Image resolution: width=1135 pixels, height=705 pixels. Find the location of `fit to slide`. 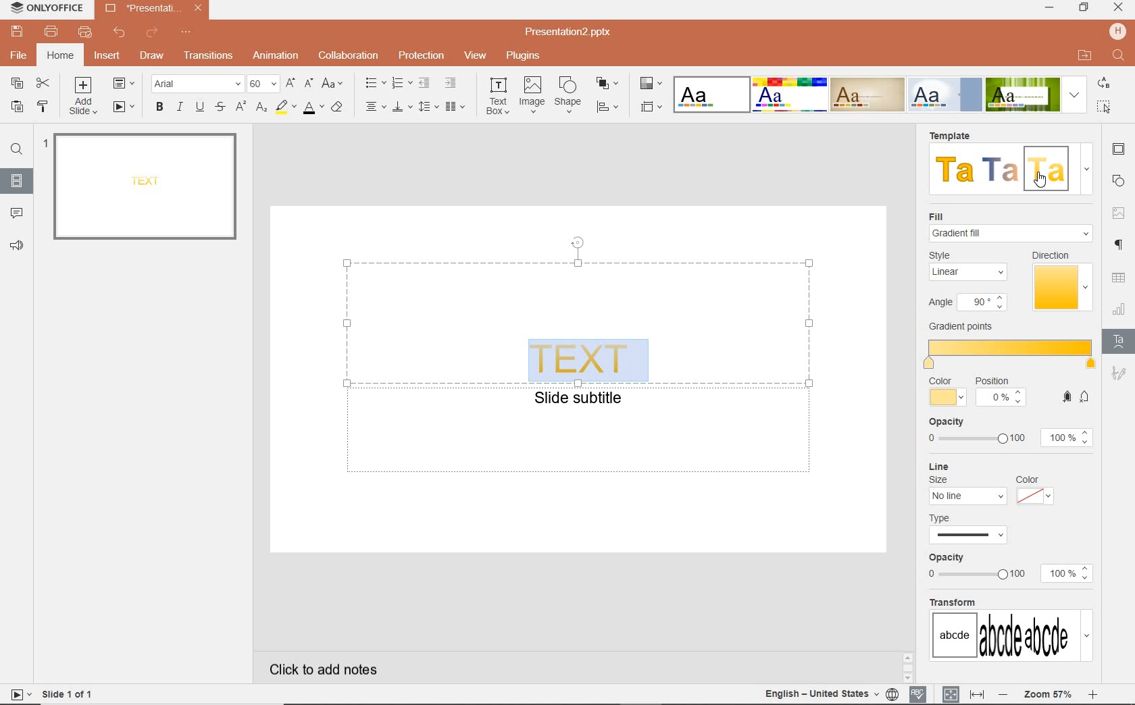

fit to slide is located at coordinates (947, 695).